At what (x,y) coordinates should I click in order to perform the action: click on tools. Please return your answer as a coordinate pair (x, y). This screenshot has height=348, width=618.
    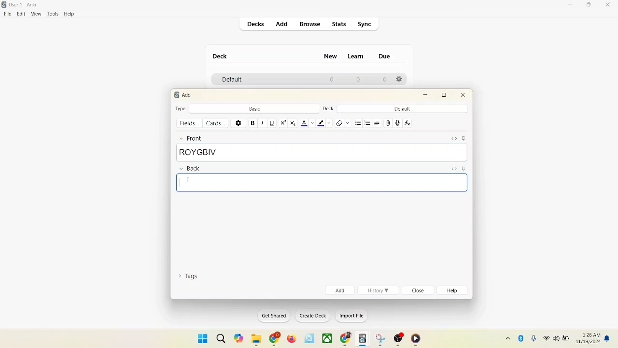
    Looking at the image, I should click on (53, 14).